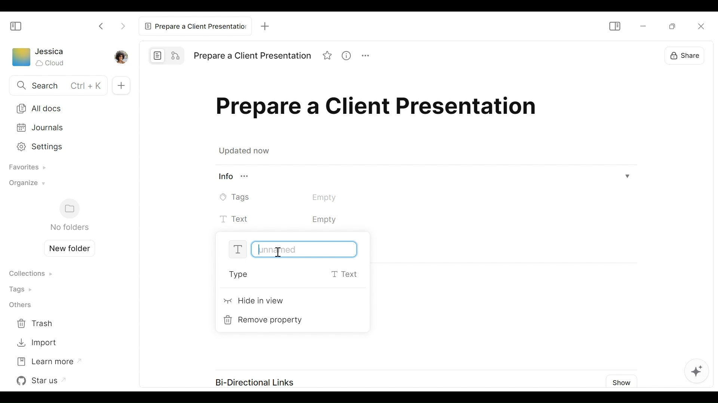 Image resolution: width=718 pixels, height=403 pixels. Describe the element at coordinates (380, 109) in the screenshot. I see `Title` at that location.